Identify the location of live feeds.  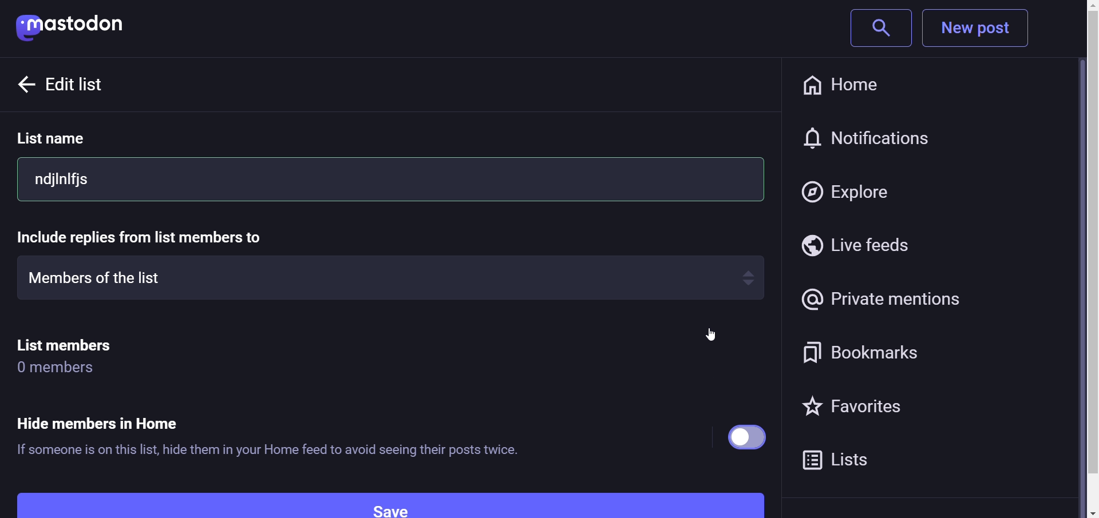
(857, 245).